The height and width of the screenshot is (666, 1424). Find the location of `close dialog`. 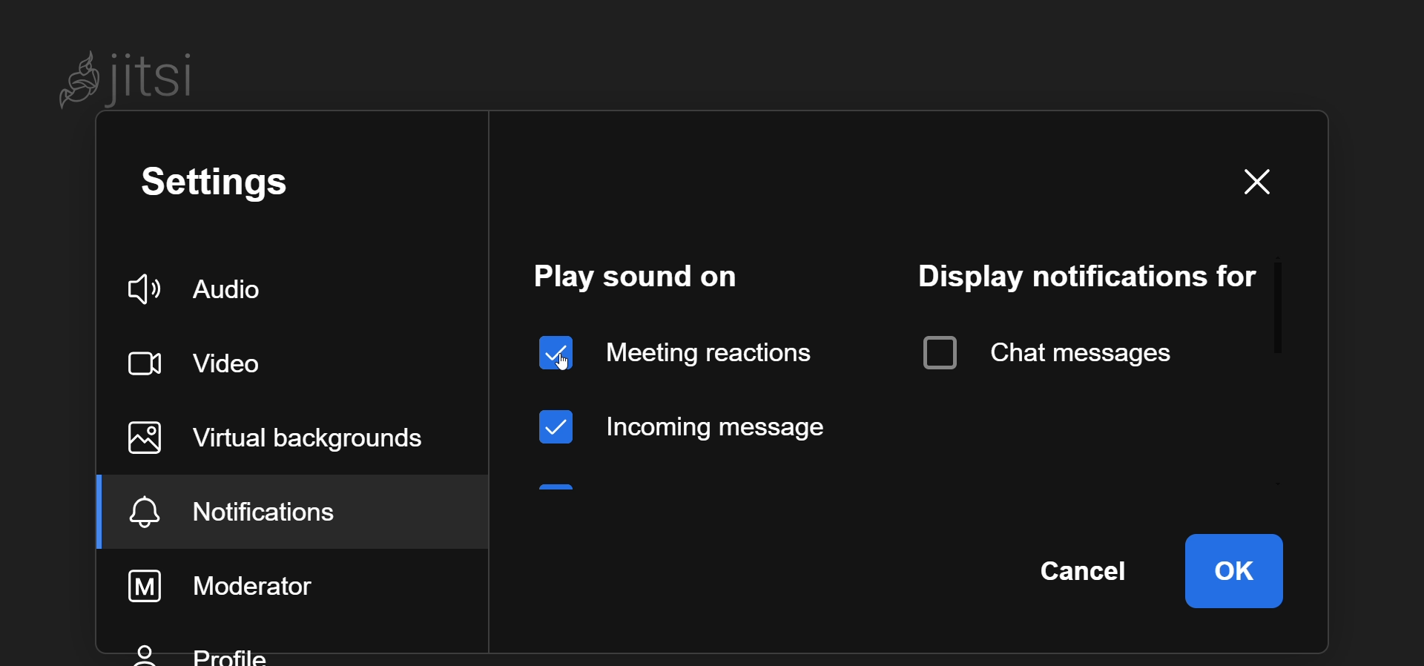

close dialog is located at coordinates (1268, 182).